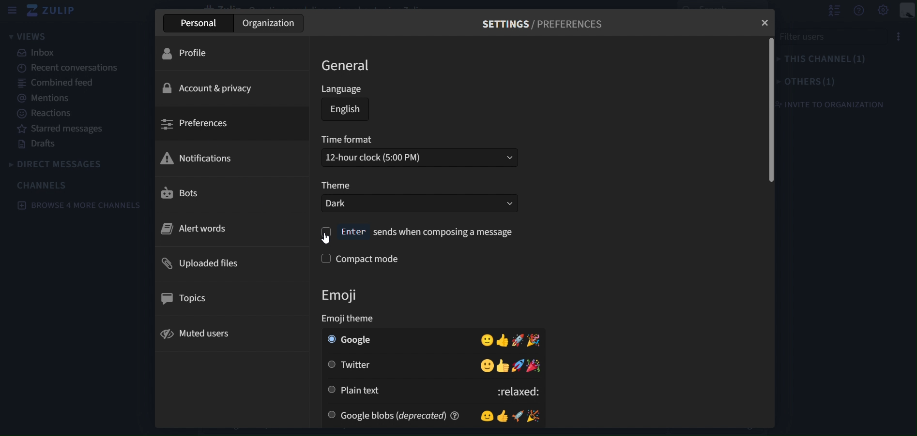 The height and width of the screenshot is (436, 917). I want to click on Emojis, so click(509, 415).